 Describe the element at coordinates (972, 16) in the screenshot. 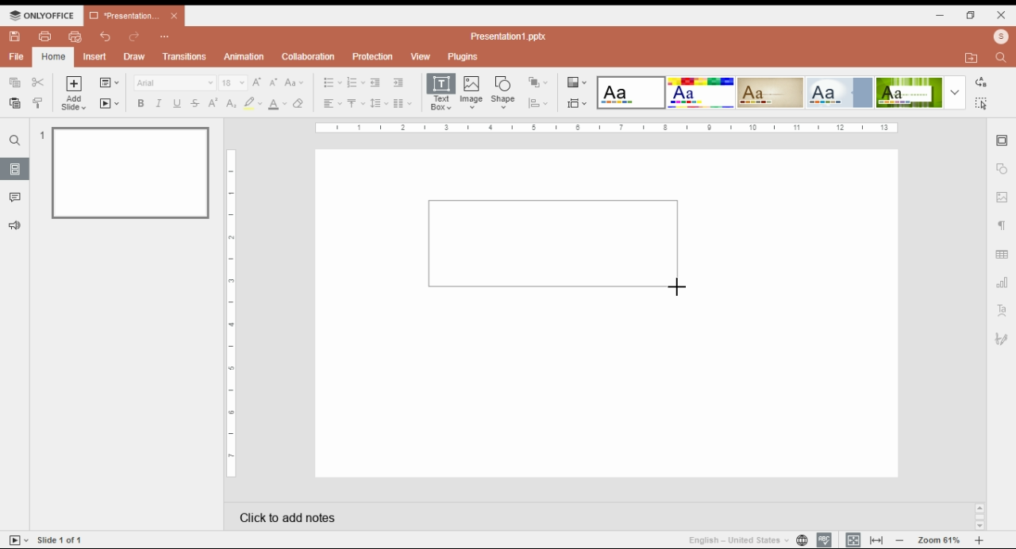

I see `restore` at that location.